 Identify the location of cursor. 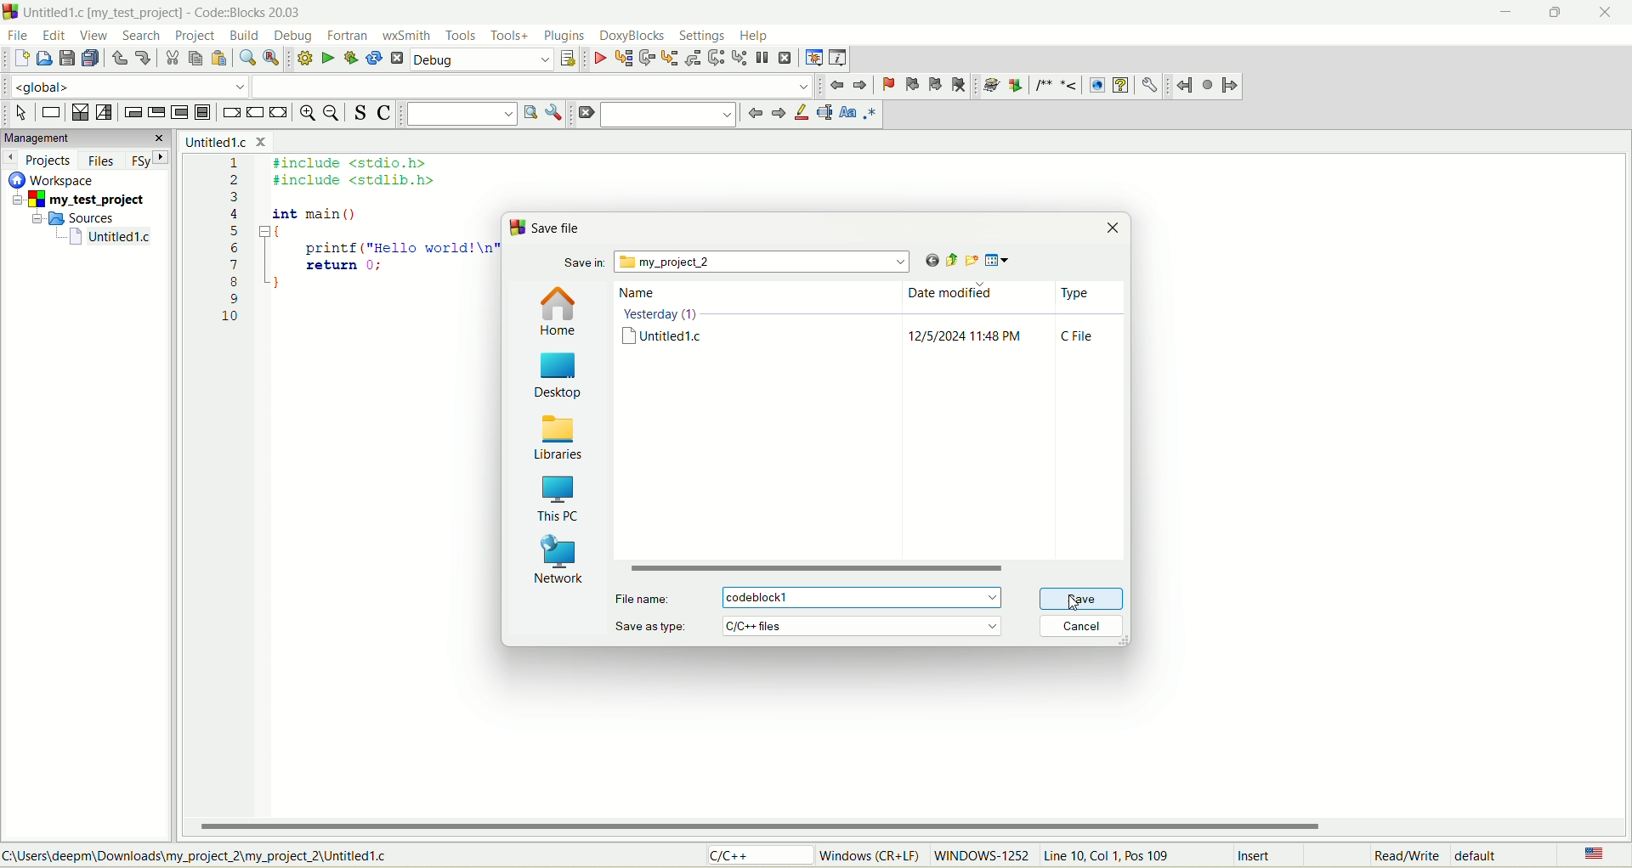
(1079, 606).